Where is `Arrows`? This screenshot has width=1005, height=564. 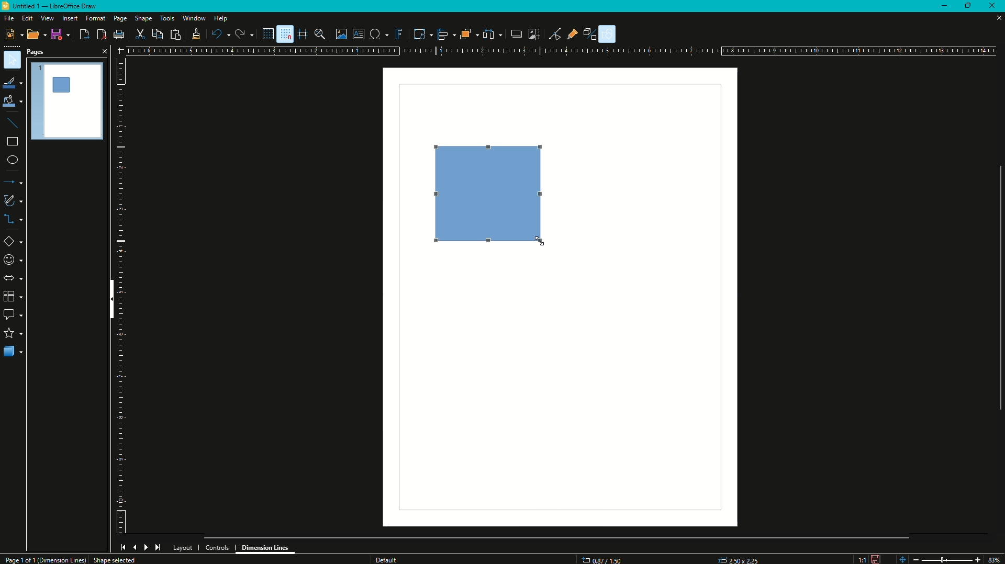
Arrows is located at coordinates (13, 278).